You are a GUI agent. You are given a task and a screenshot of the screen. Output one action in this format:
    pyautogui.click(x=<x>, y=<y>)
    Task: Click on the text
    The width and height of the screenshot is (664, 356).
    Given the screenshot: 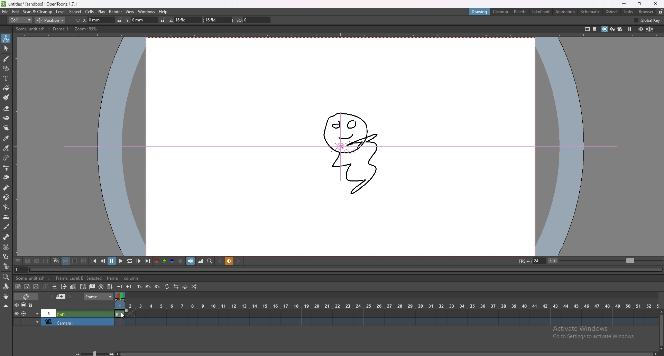 What is the action you would take?
    pyautogui.click(x=6, y=78)
    